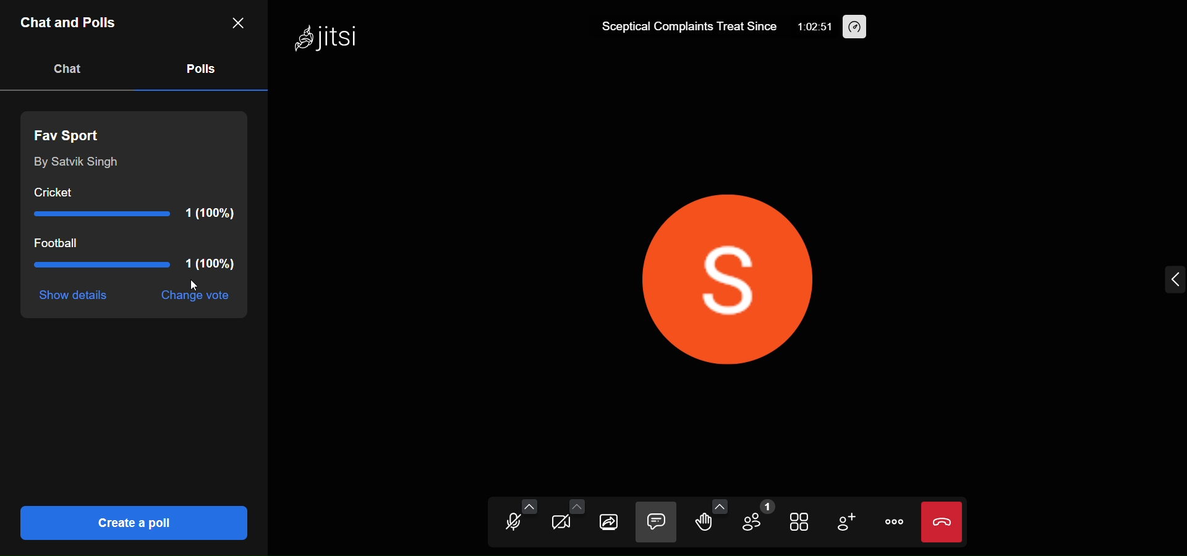  I want to click on Cricket, so click(143, 204).